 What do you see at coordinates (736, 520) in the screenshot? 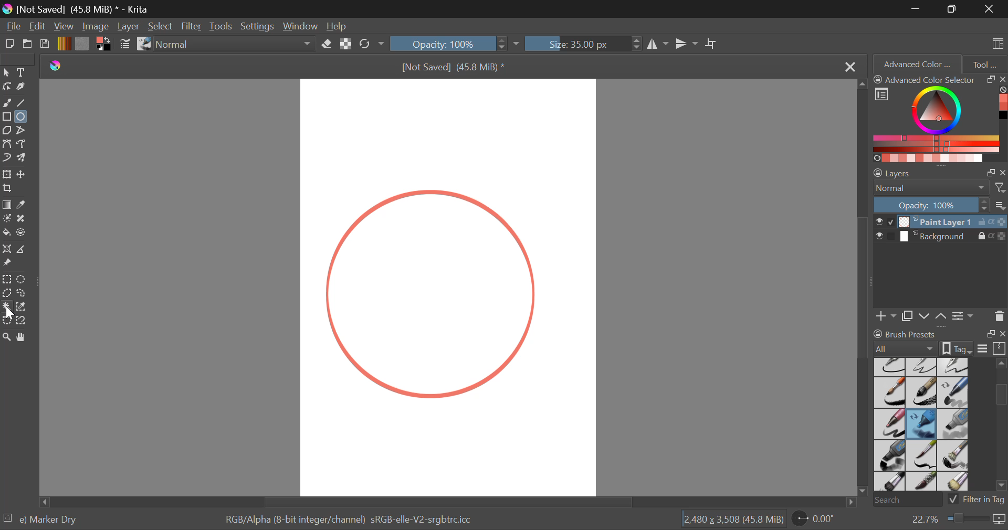
I see `Page Dimensions` at bounding box center [736, 520].